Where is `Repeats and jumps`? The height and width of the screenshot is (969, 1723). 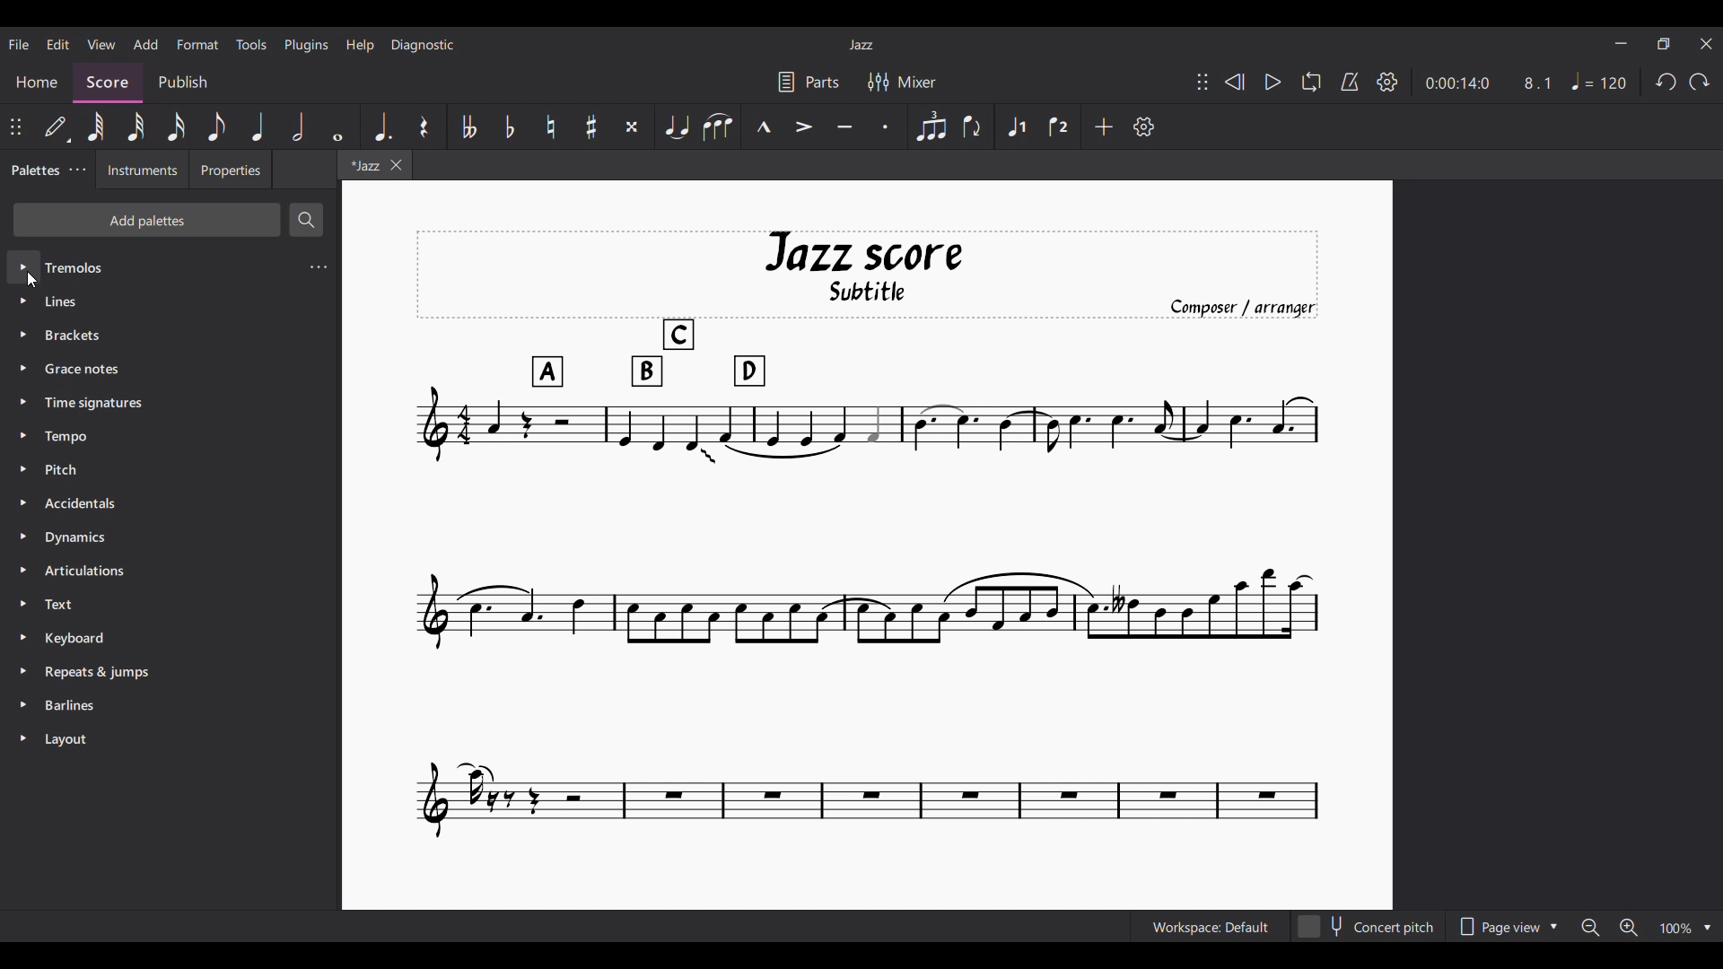
Repeats and jumps is located at coordinates (169, 669).